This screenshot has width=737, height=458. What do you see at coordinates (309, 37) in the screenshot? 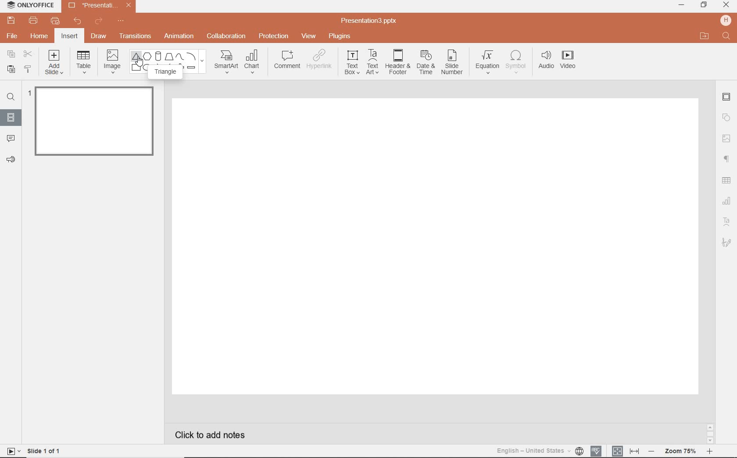
I see `VIEW` at bounding box center [309, 37].